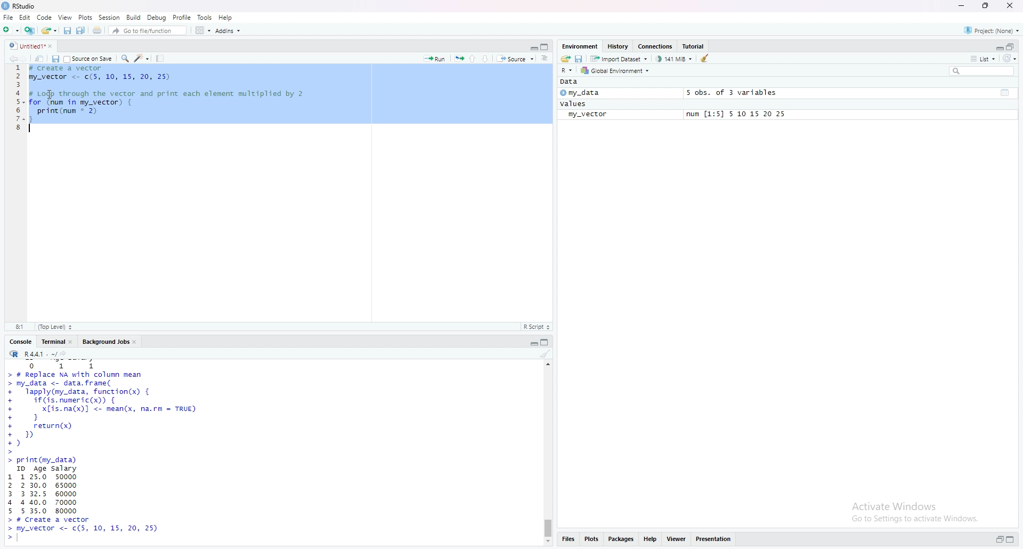  Describe the element at coordinates (161, 58) in the screenshot. I see `compile report` at that location.